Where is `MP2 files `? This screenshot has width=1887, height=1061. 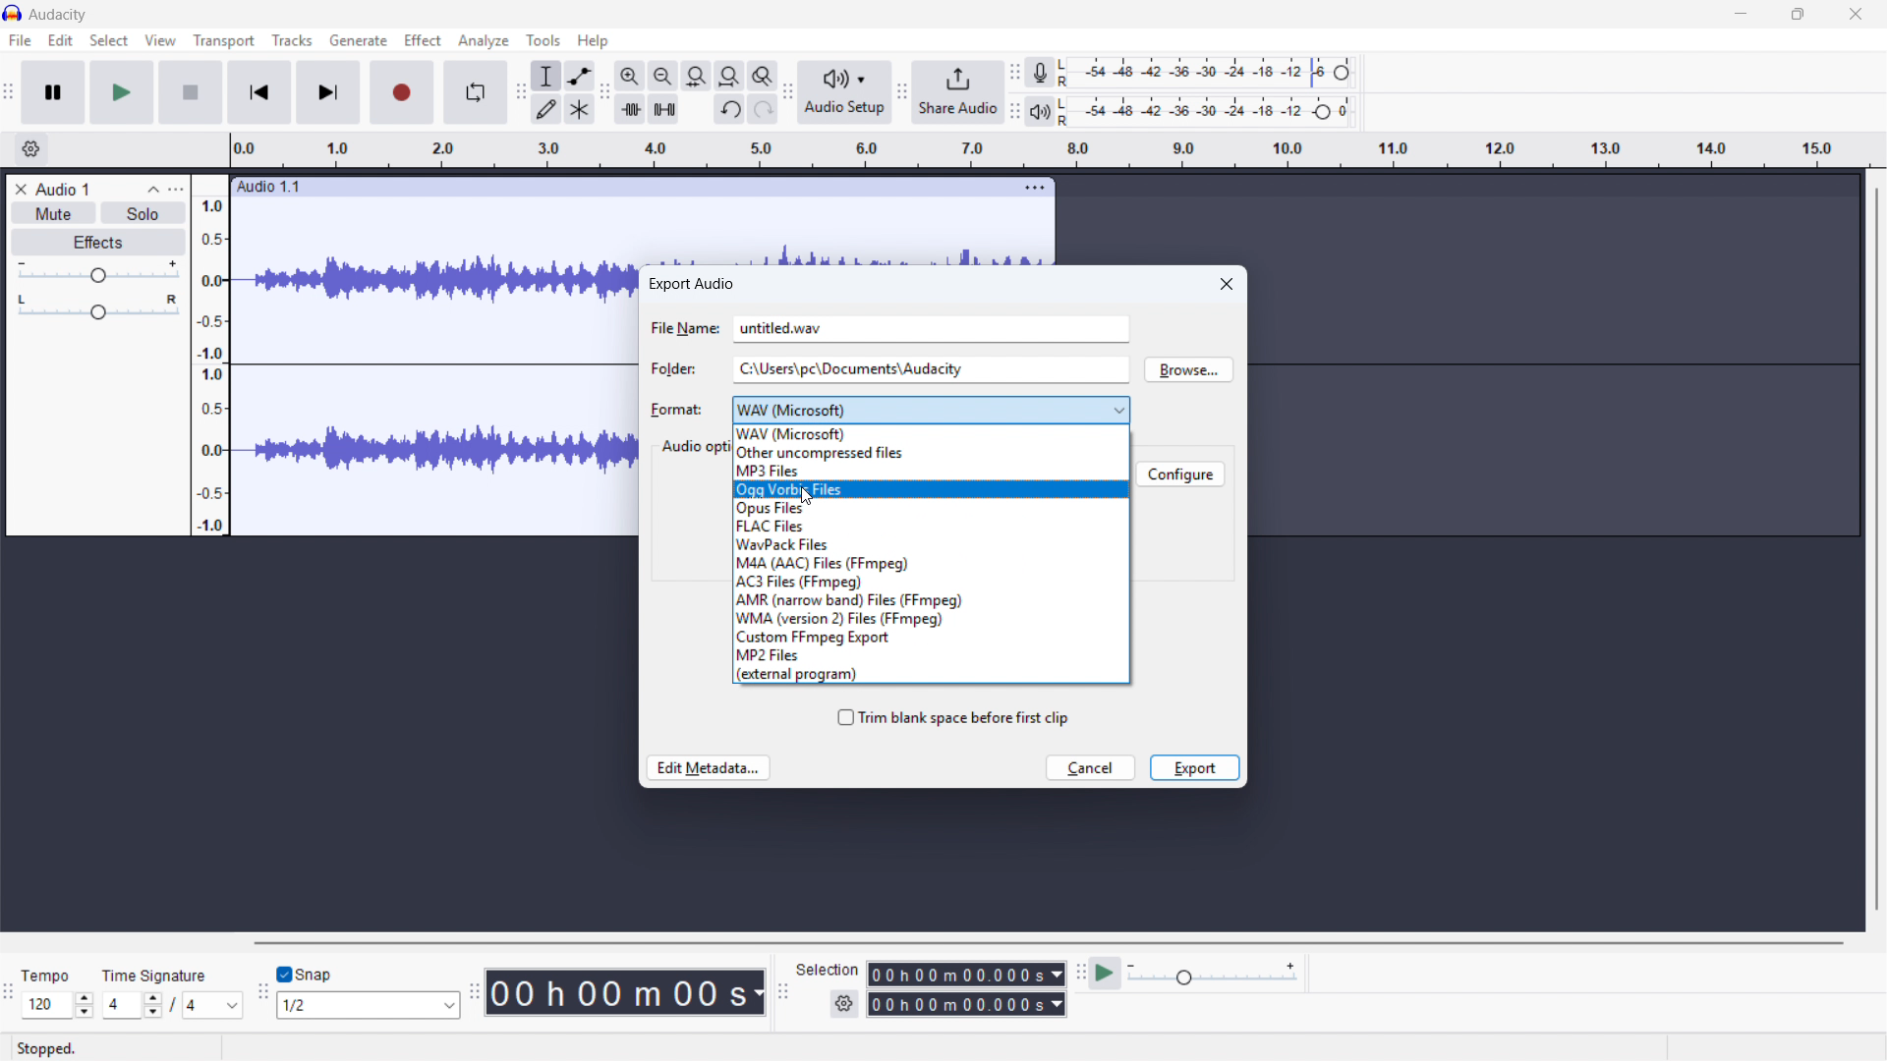 MP2 files  is located at coordinates (932, 655).